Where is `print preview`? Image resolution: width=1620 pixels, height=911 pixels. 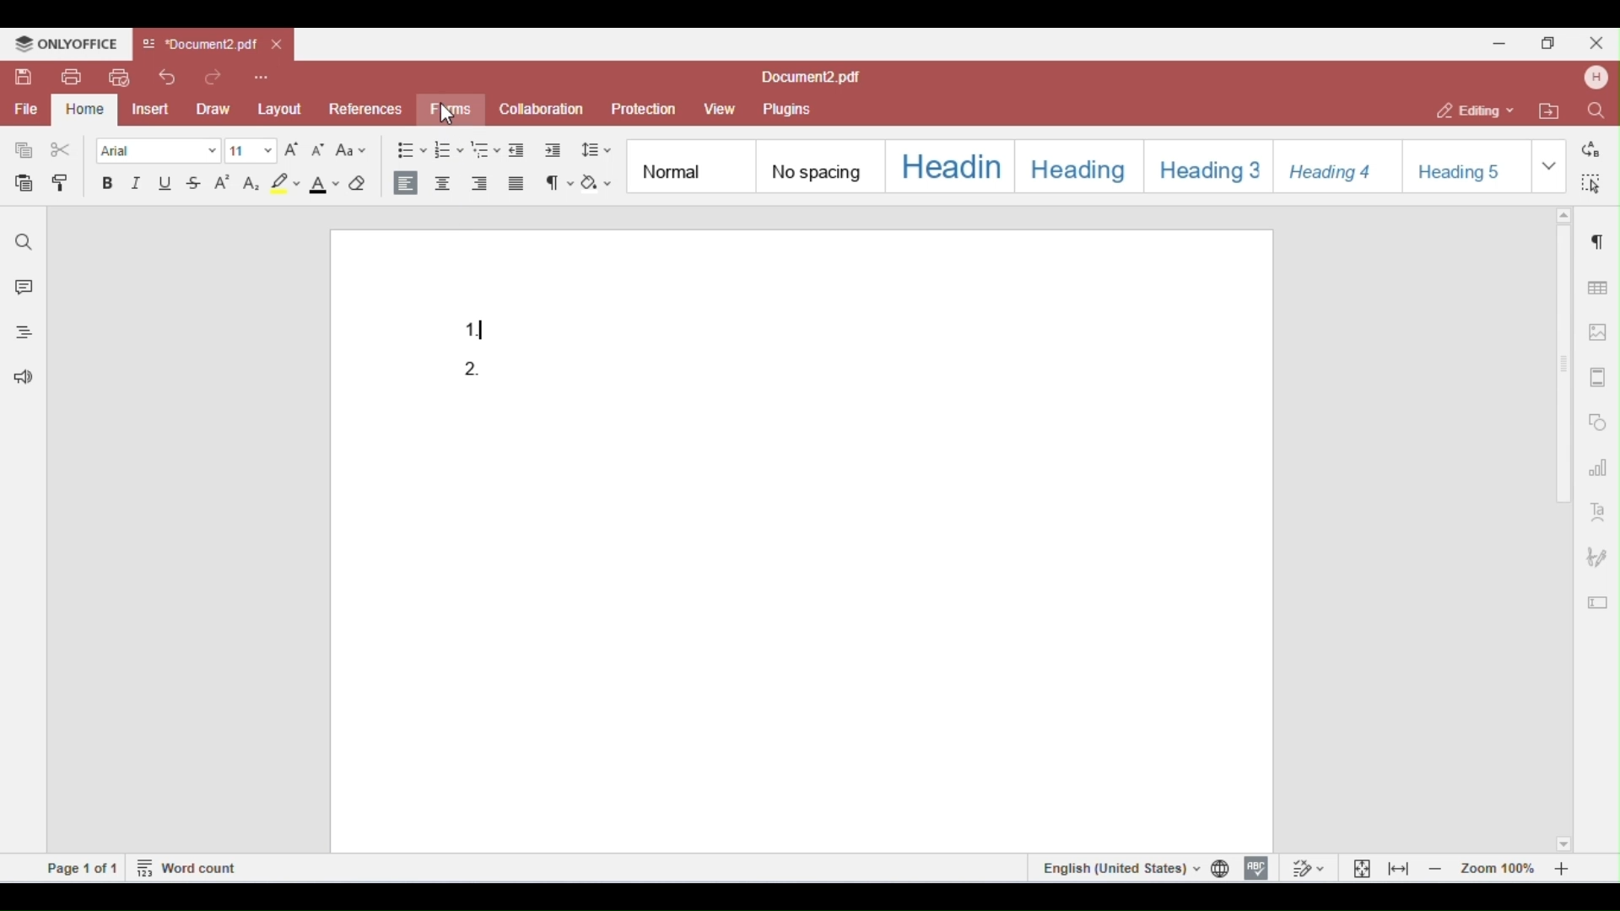
print preview is located at coordinates (118, 78).